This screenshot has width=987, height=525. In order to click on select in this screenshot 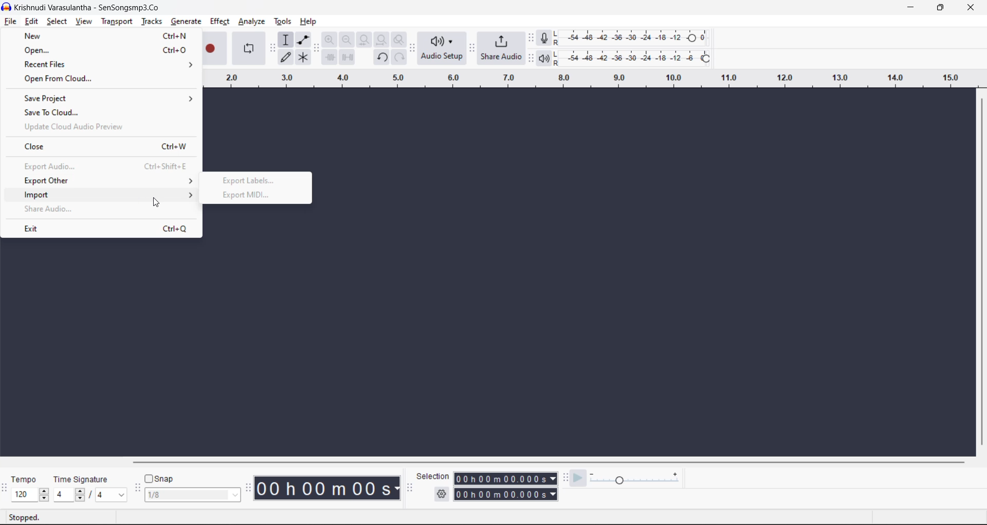, I will do `click(58, 22)`.